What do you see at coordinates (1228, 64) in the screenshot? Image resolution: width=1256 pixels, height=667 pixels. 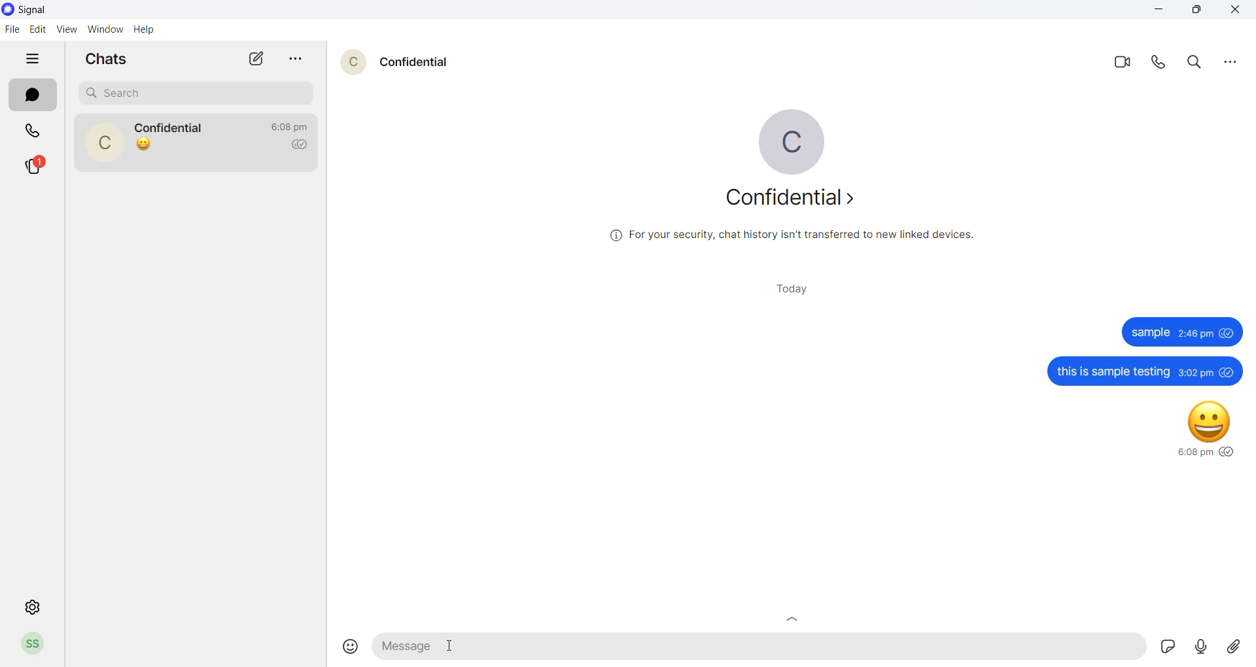 I see `more options` at bounding box center [1228, 64].